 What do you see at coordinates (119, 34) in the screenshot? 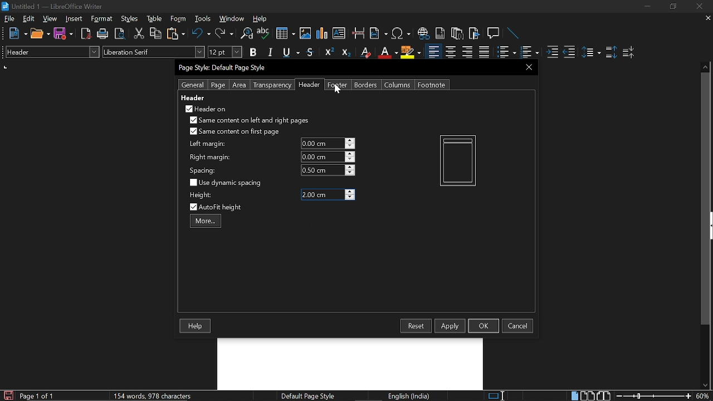
I see `Toggle preview` at bounding box center [119, 34].